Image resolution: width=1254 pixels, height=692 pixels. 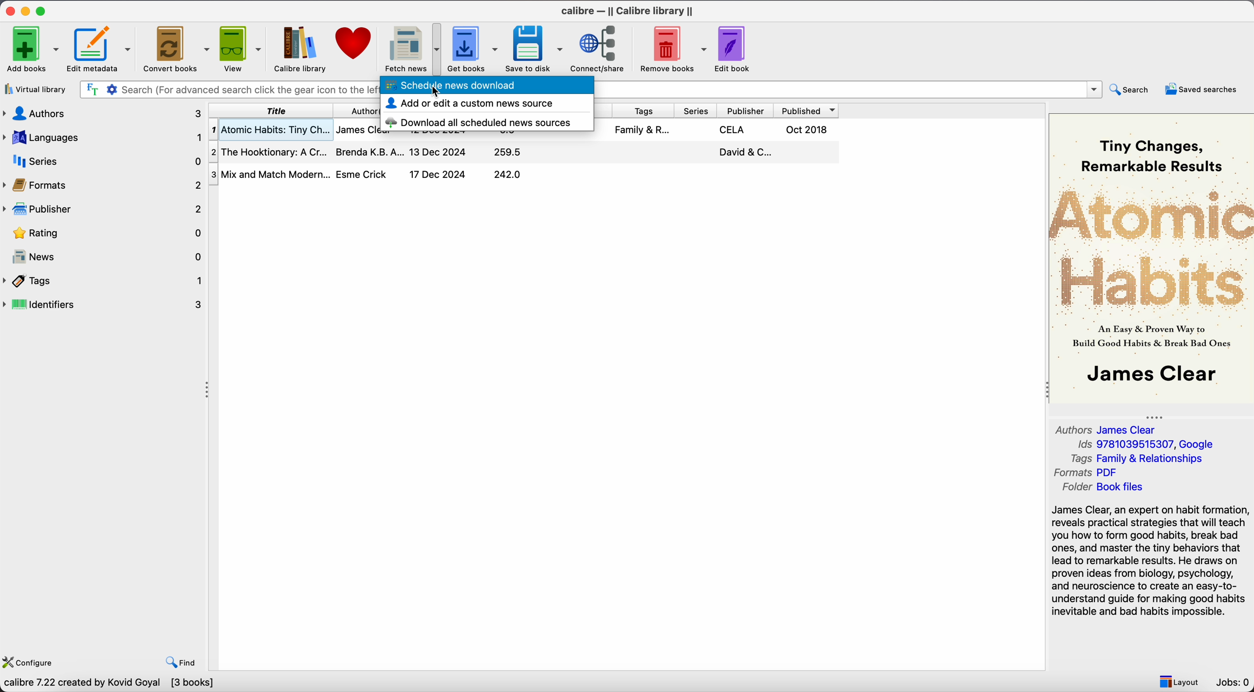 I want to click on series, so click(x=698, y=110).